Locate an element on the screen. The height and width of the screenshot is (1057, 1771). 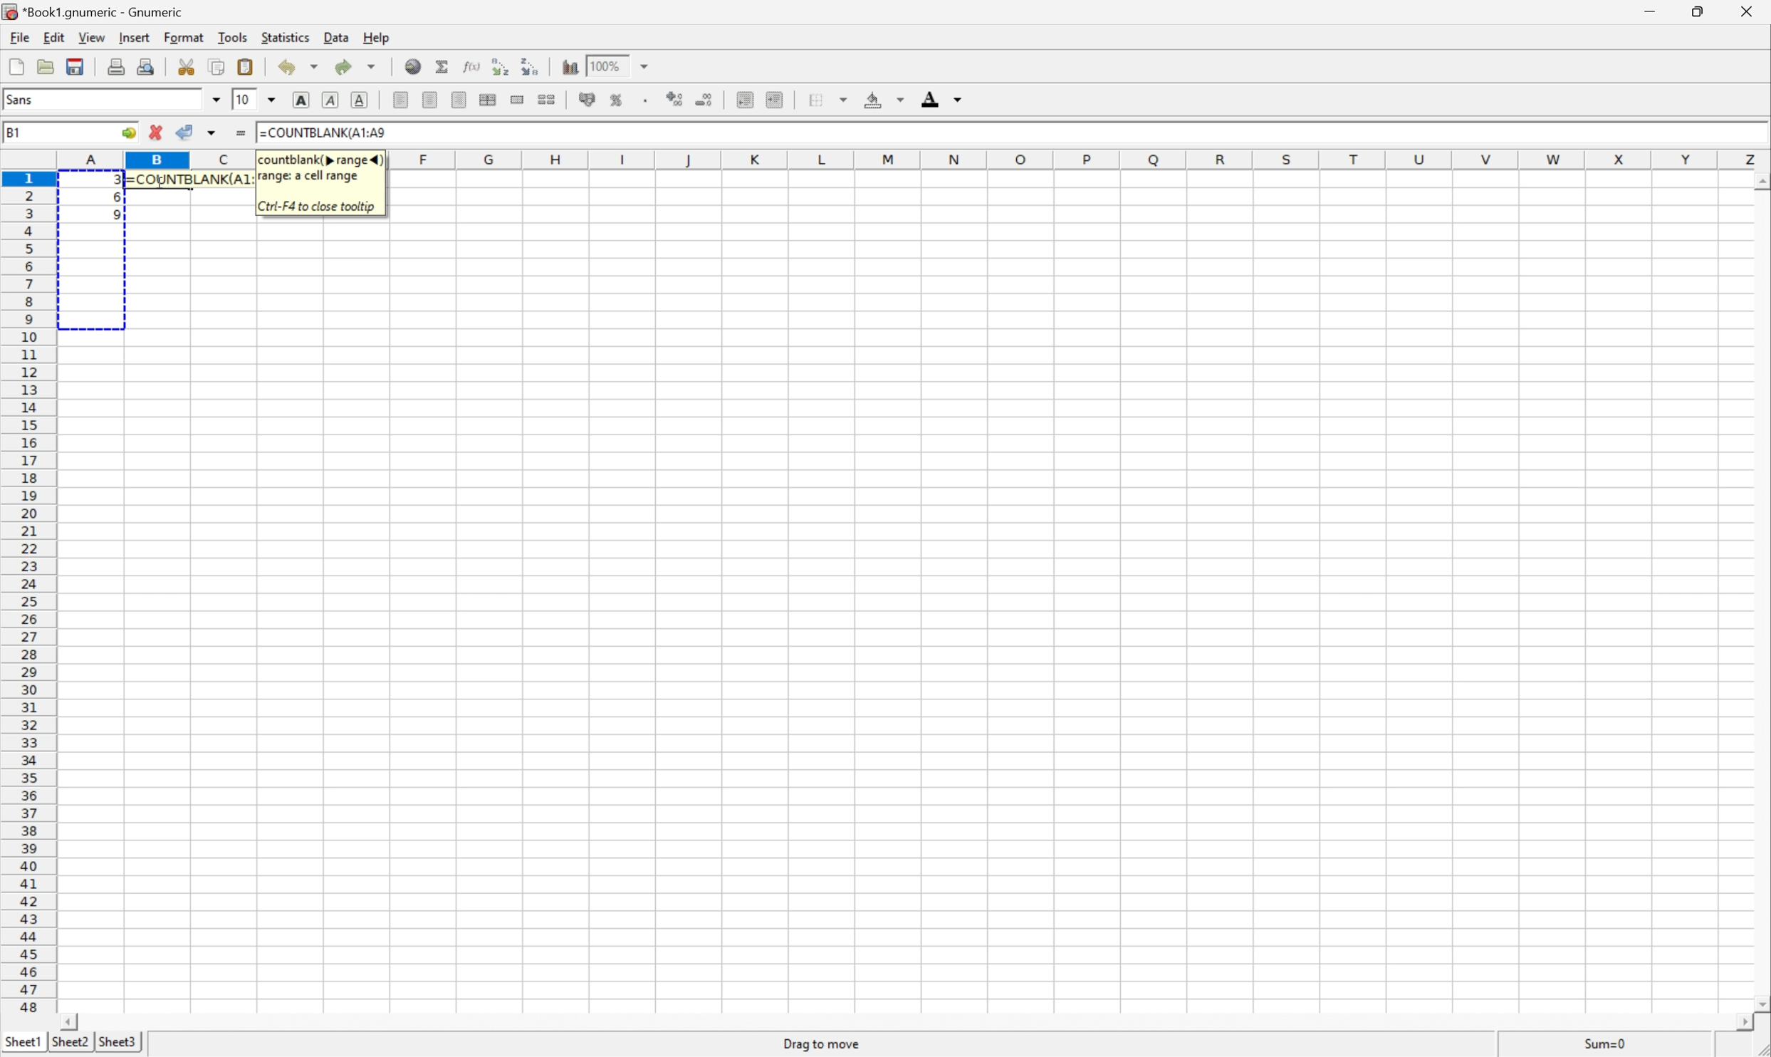
Sort the selected region in descending order based on the first column selected is located at coordinates (498, 65).